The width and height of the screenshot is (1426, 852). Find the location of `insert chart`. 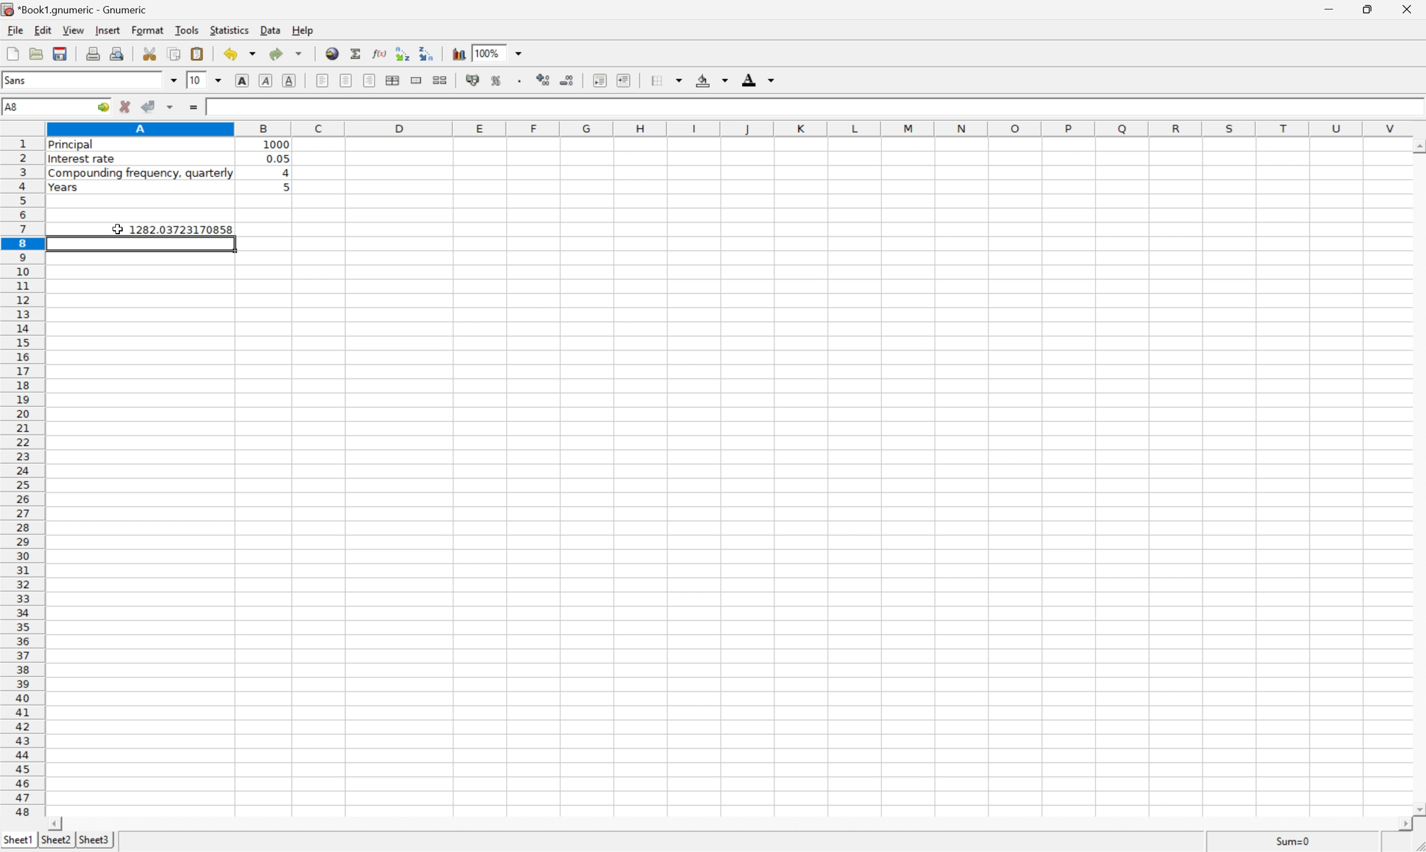

insert chart is located at coordinates (457, 52).